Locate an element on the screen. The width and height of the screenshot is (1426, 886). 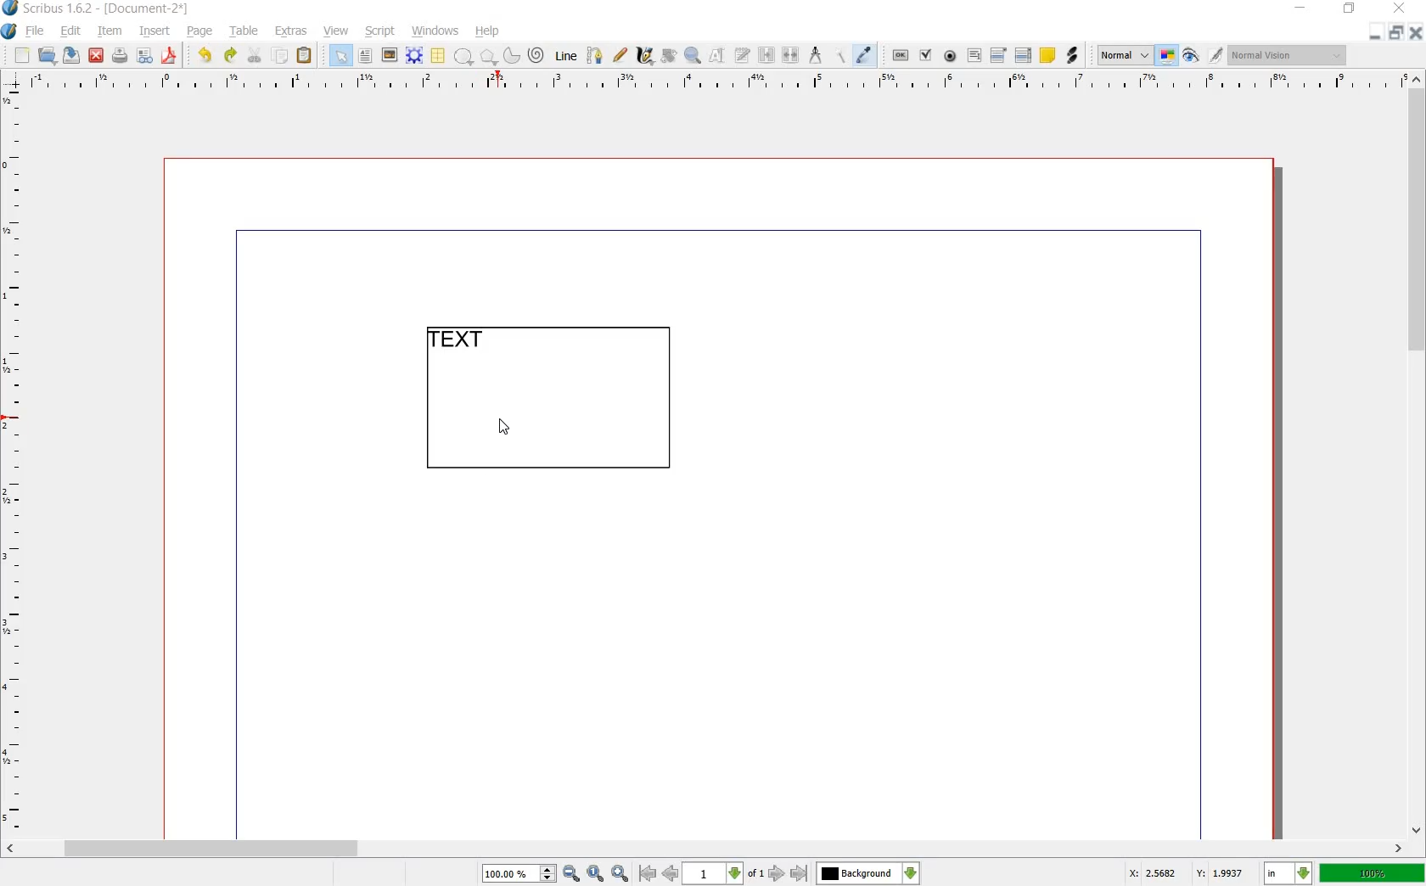
go to next or last page is located at coordinates (787, 874).